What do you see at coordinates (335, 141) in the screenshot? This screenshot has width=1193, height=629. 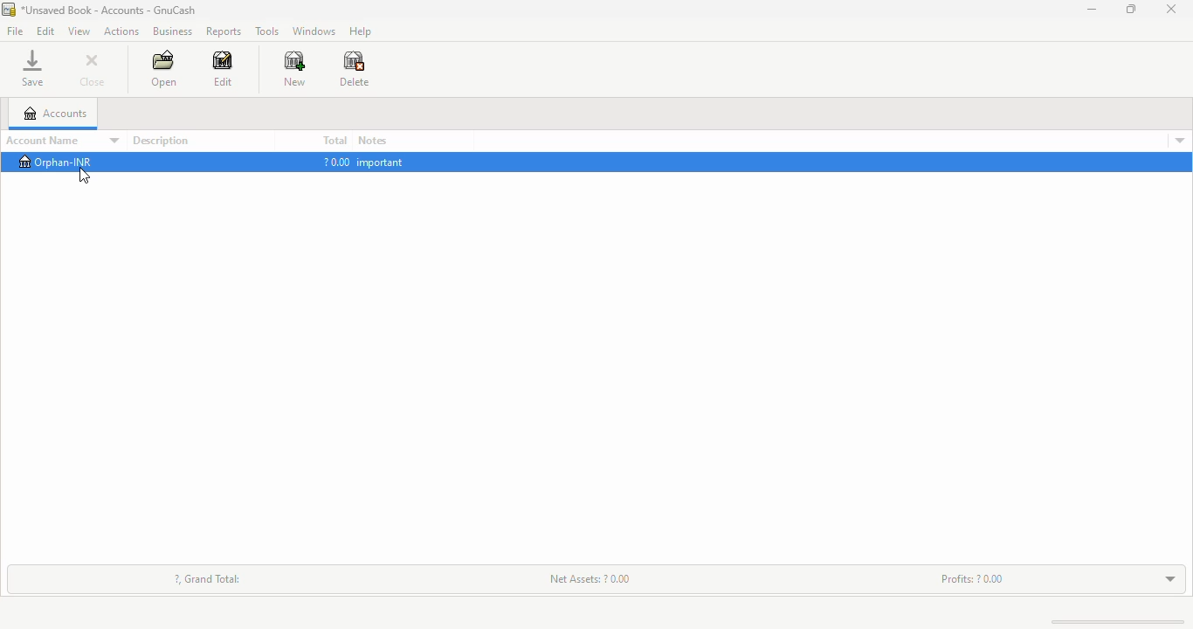 I see `total` at bounding box center [335, 141].